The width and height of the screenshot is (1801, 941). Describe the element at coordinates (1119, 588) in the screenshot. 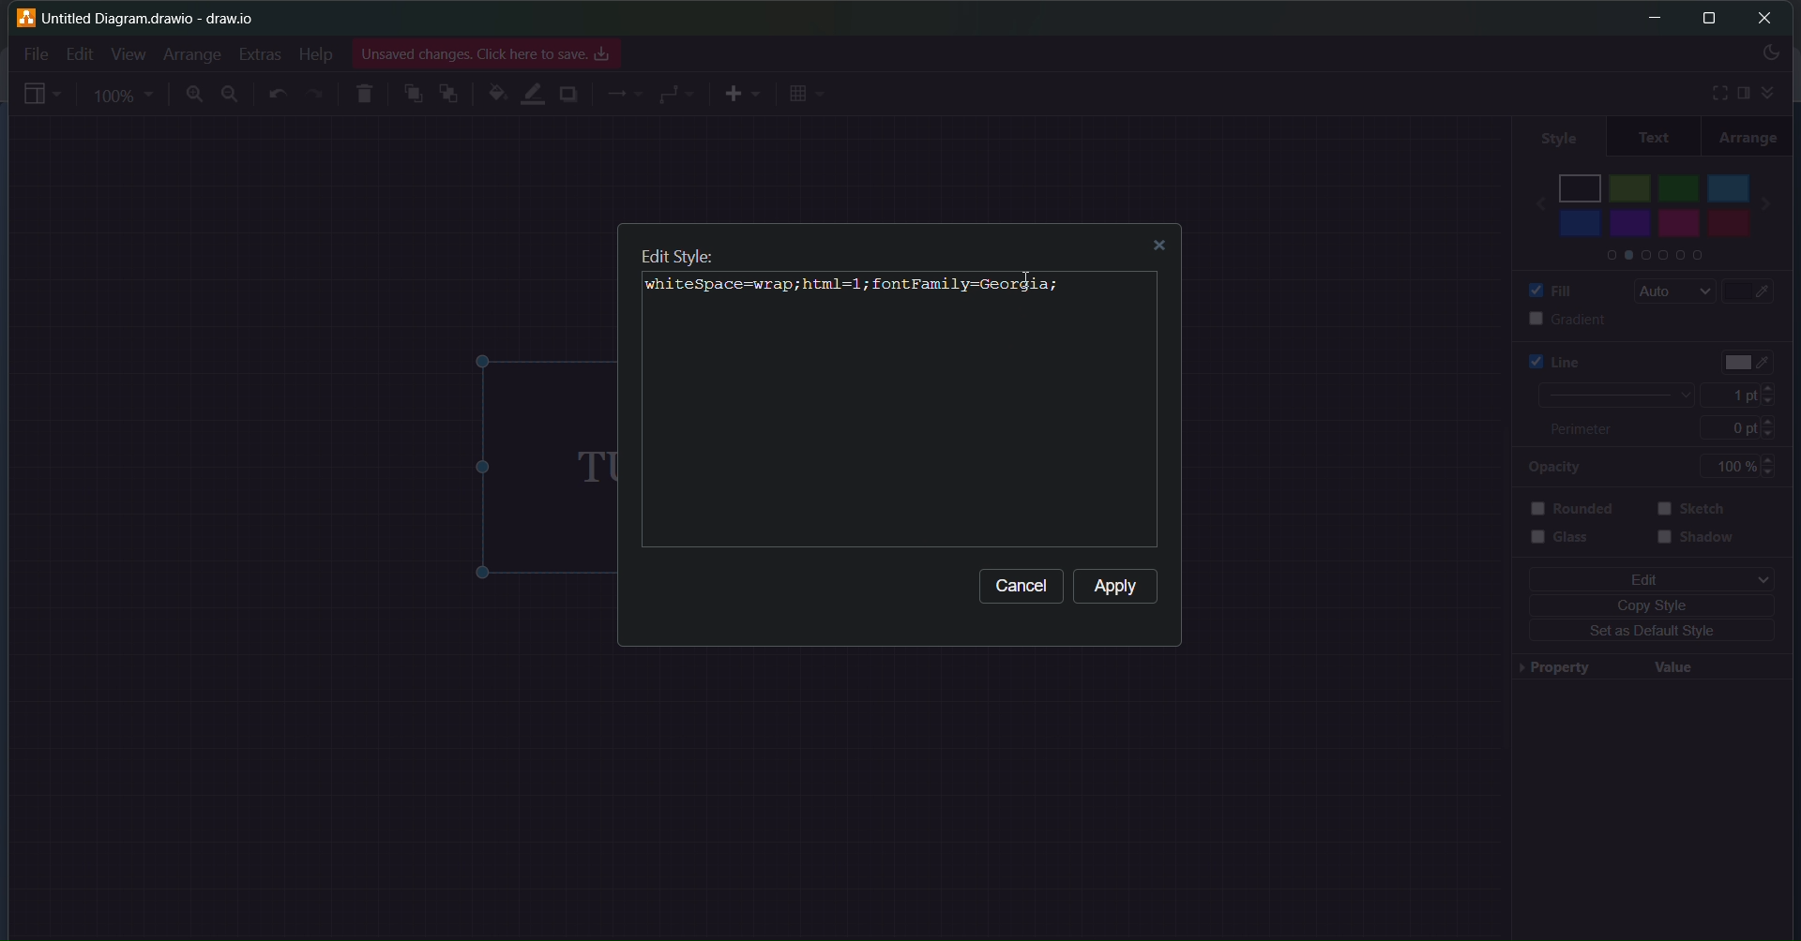

I see `Apply` at that location.